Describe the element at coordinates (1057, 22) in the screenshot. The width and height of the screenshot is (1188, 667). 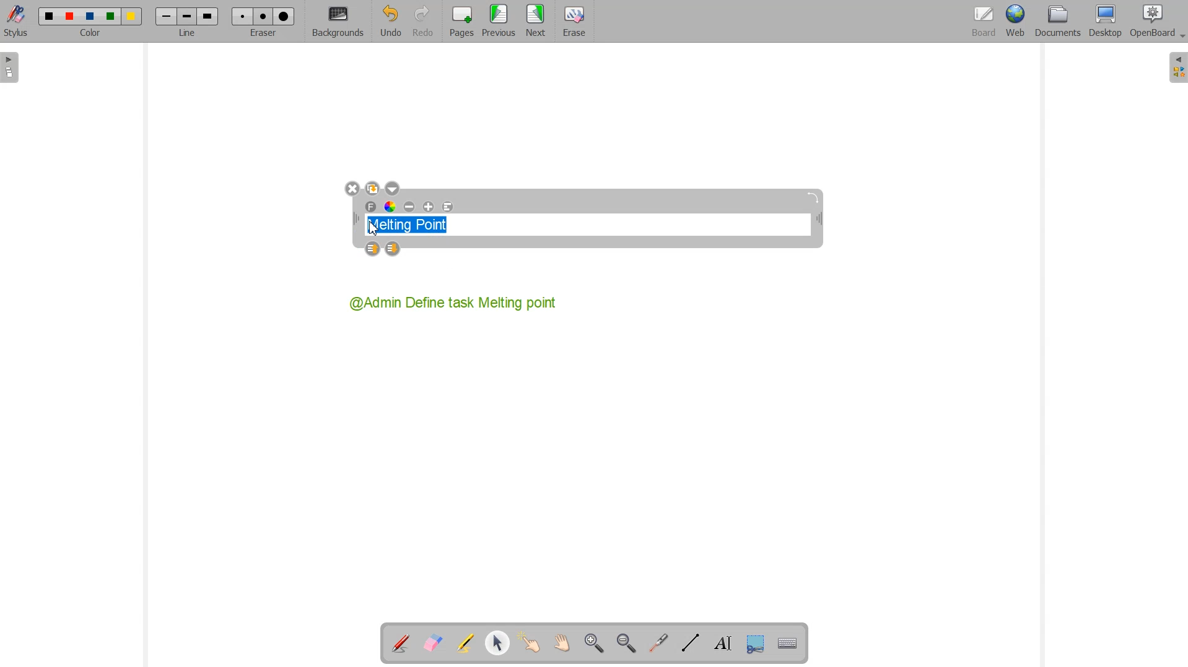
I see `Documents` at that location.